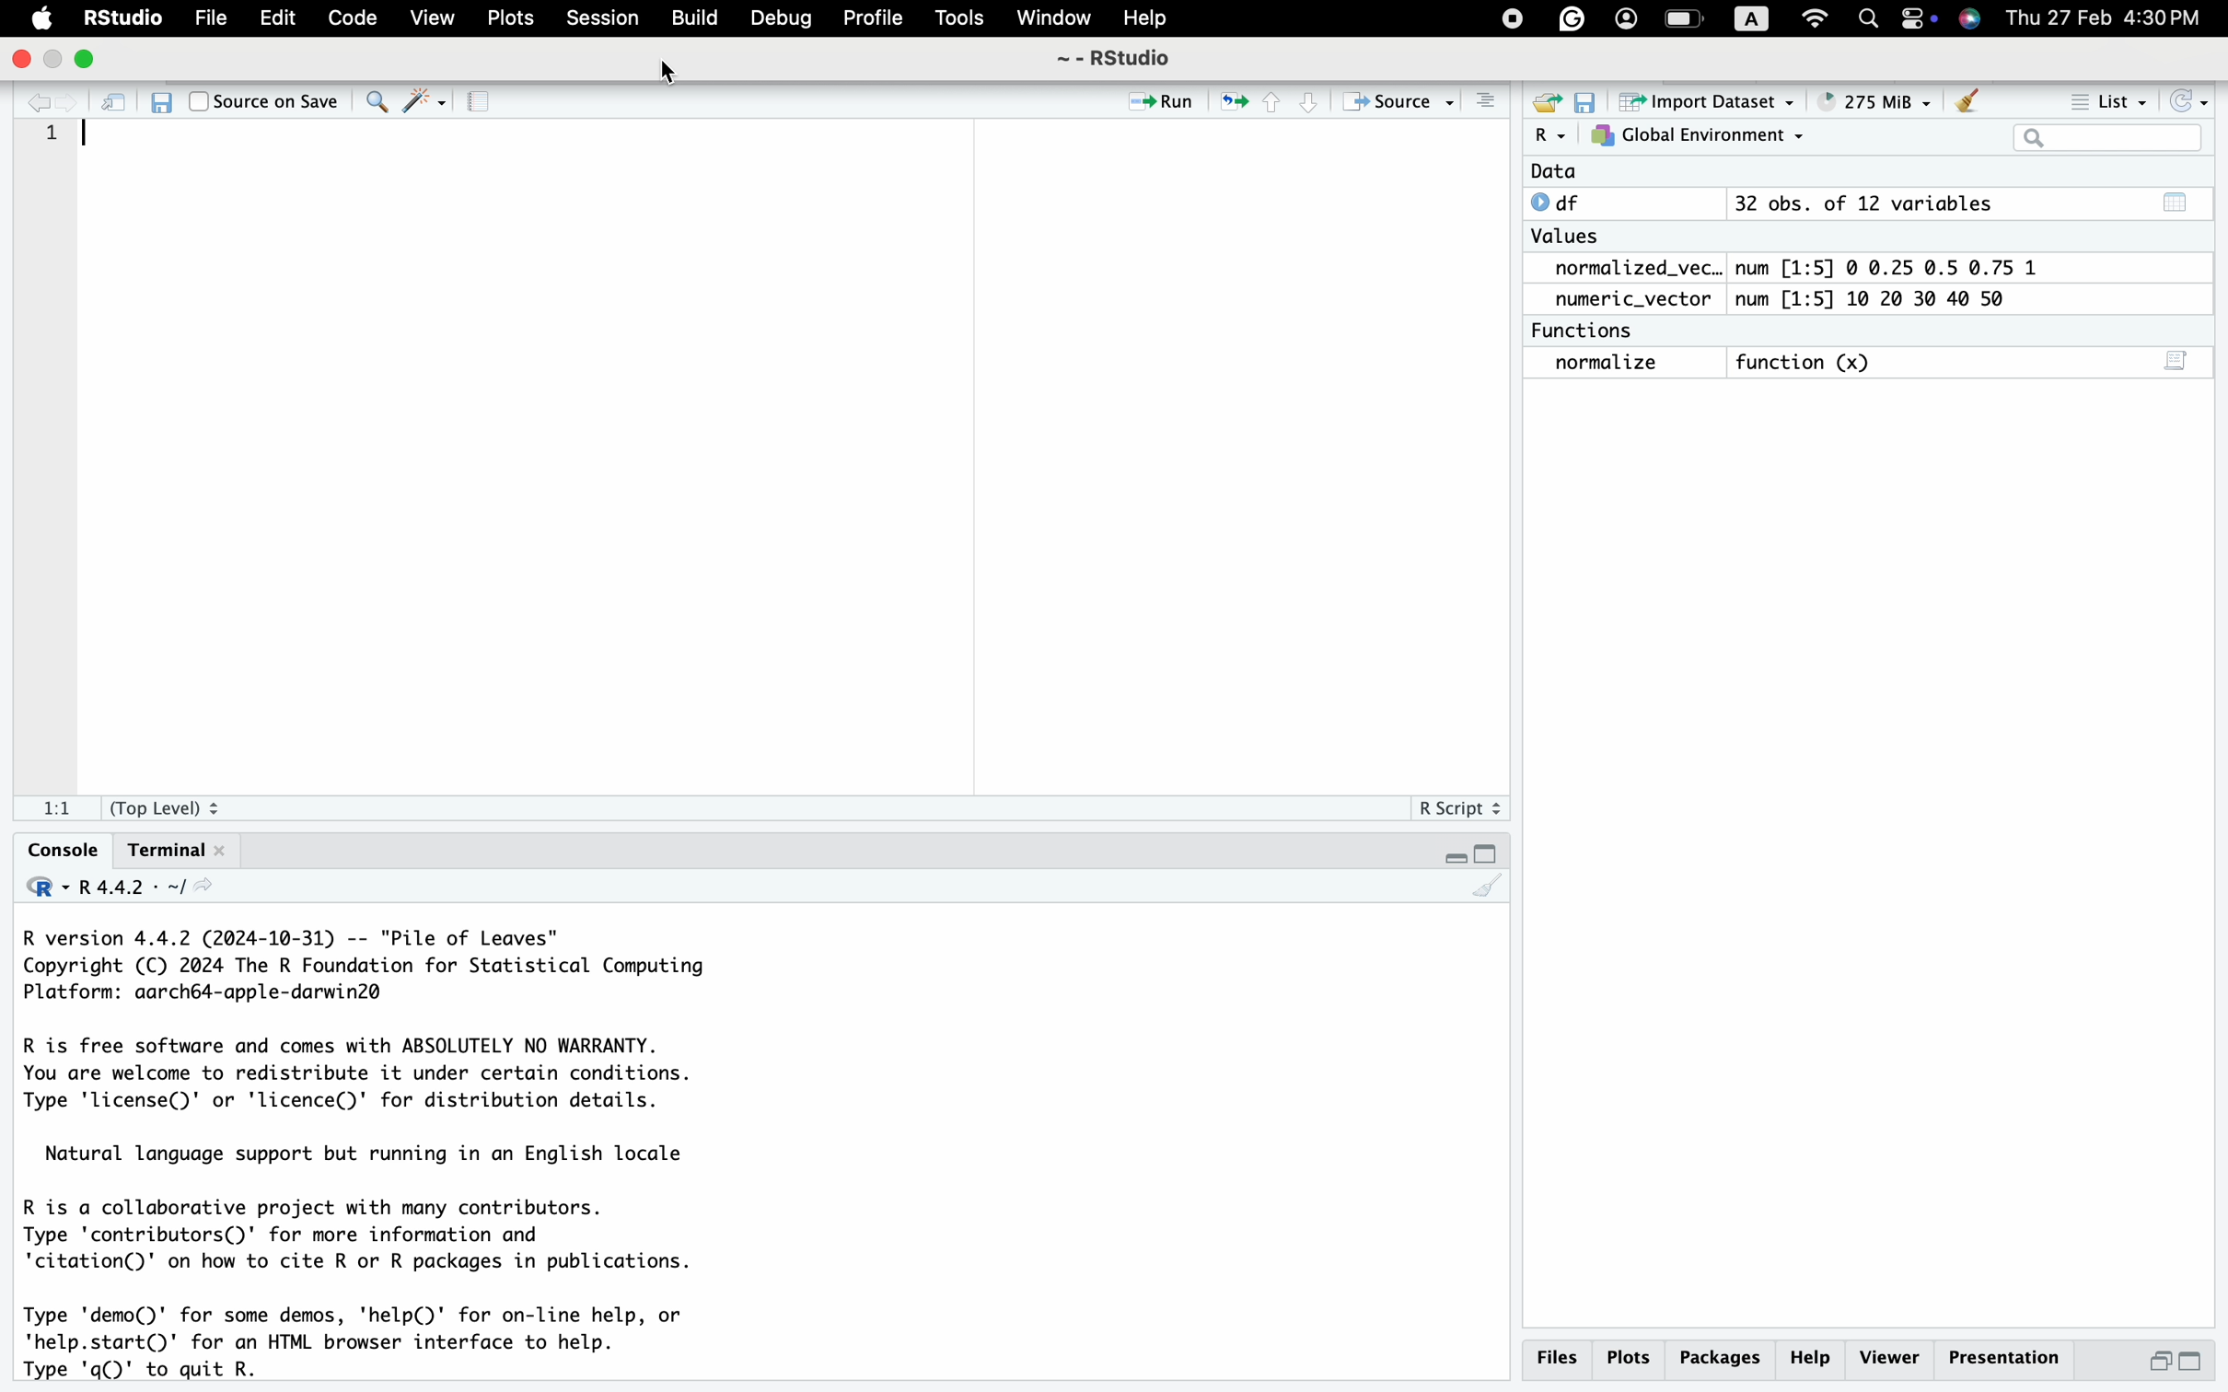 The height and width of the screenshot is (1392, 2228). Describe the element at coordinates (1920, 17) in the screenshot. I see `toggle` at that location.